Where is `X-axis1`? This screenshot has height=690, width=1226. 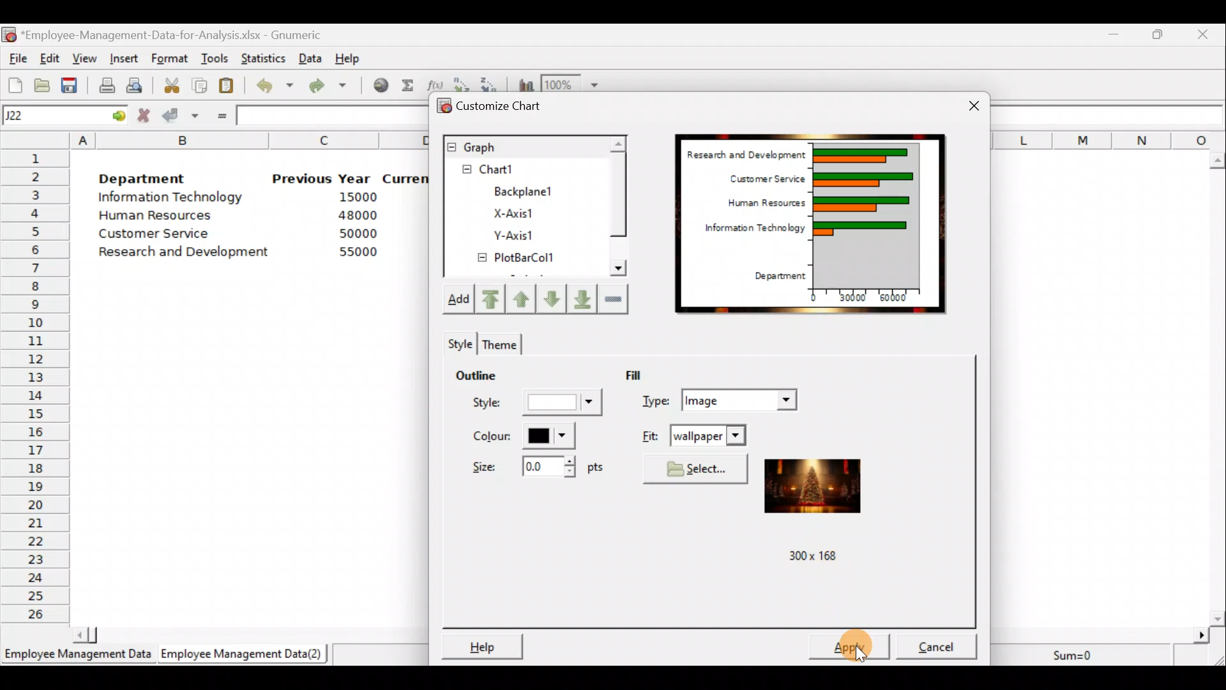
X-axis1 is located at coordinates (522, 211).